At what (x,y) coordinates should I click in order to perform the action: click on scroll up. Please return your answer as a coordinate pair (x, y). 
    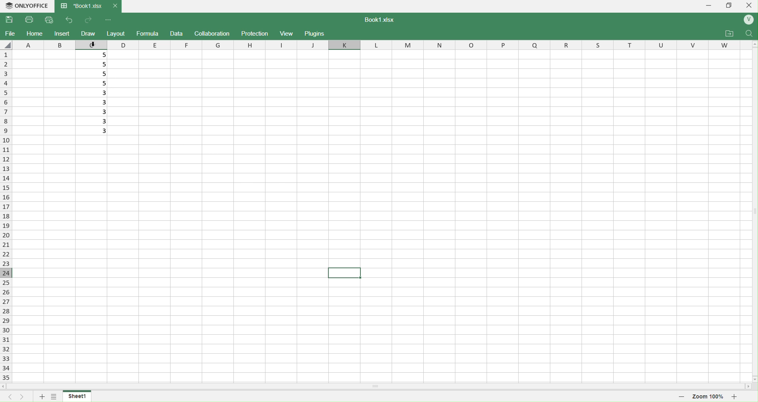
    Looking at the image, I should click on (750, 45).